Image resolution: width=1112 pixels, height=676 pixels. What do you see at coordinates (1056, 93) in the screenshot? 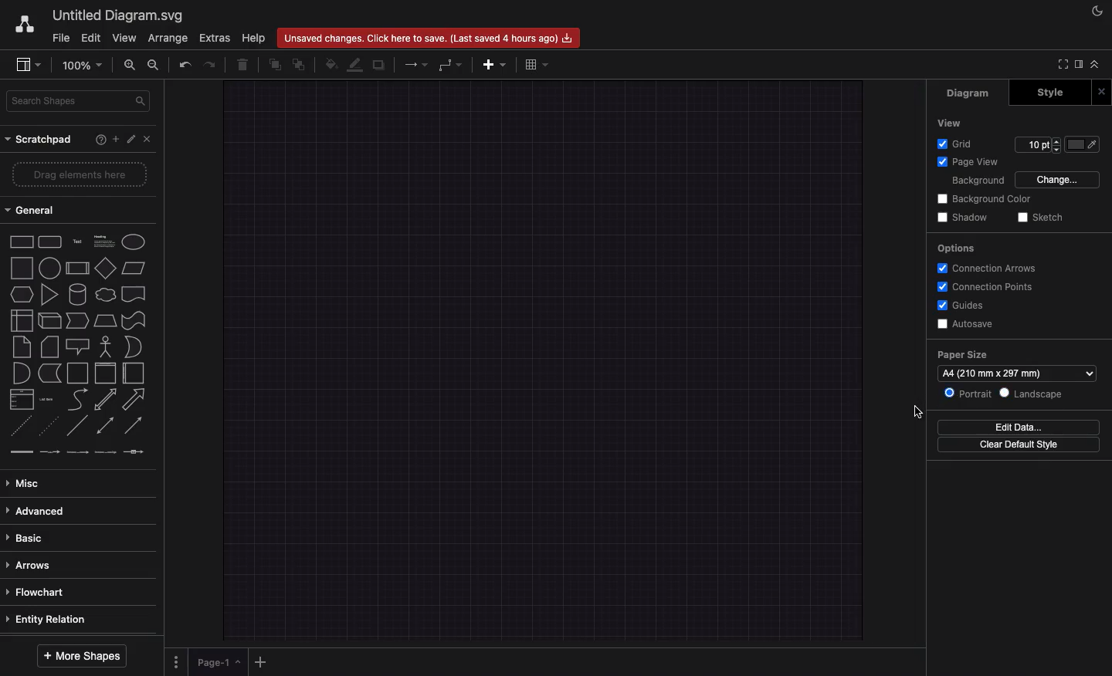
I see `Style ` at bounding box center [1056, 93].